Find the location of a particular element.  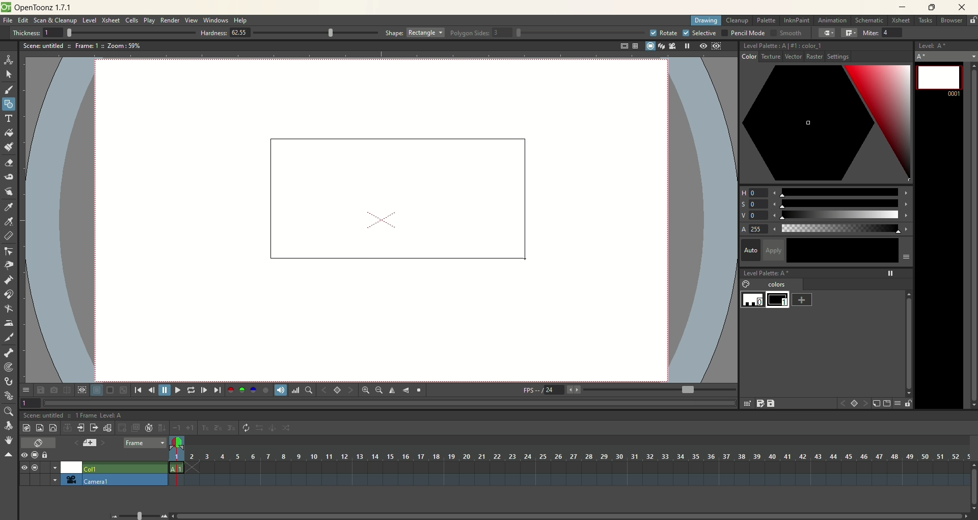

next memo is located at coordinates (103, 444).